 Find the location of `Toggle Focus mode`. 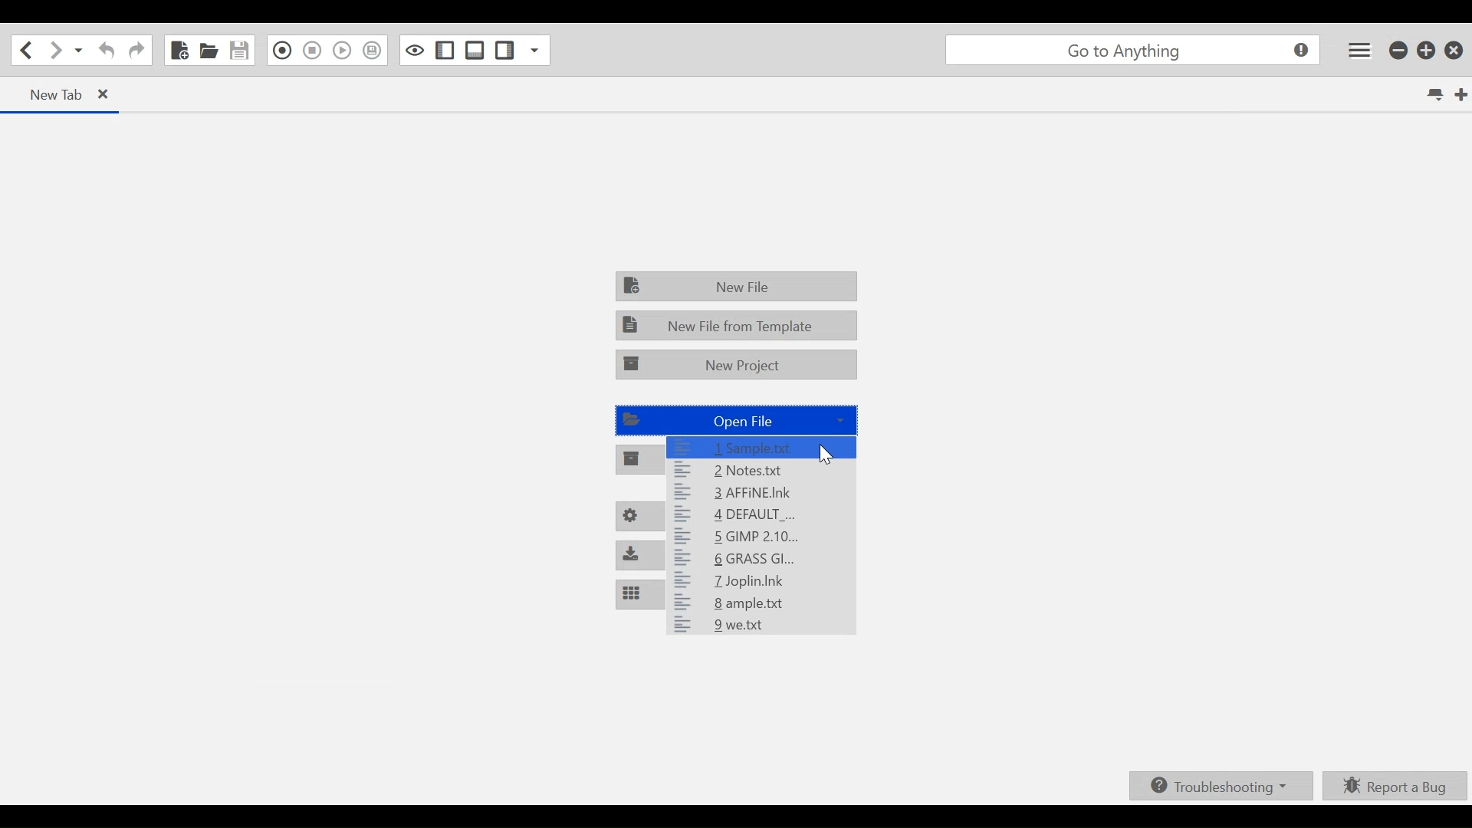

Toggle Focus mode is located at coordinates (413, 50).